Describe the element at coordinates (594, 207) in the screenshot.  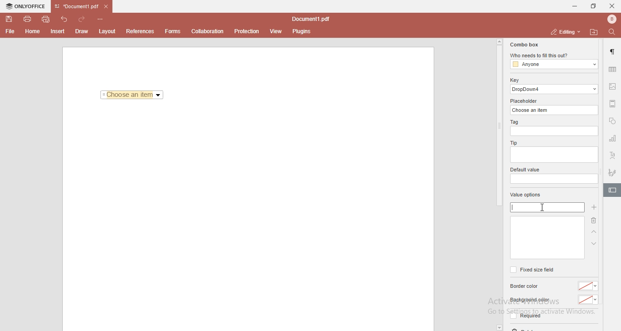
I see `add` at that location.